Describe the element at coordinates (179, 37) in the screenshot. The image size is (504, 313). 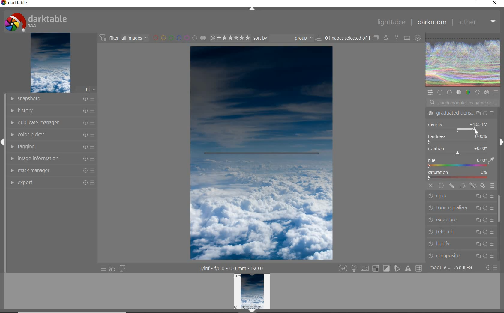
I see `FILTER BY IMAGE COLOR LABEL` at that location.